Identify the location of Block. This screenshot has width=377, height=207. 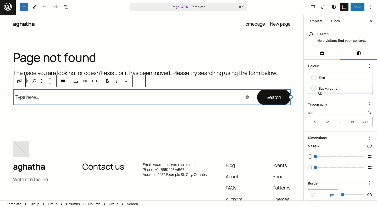
(334, 21).